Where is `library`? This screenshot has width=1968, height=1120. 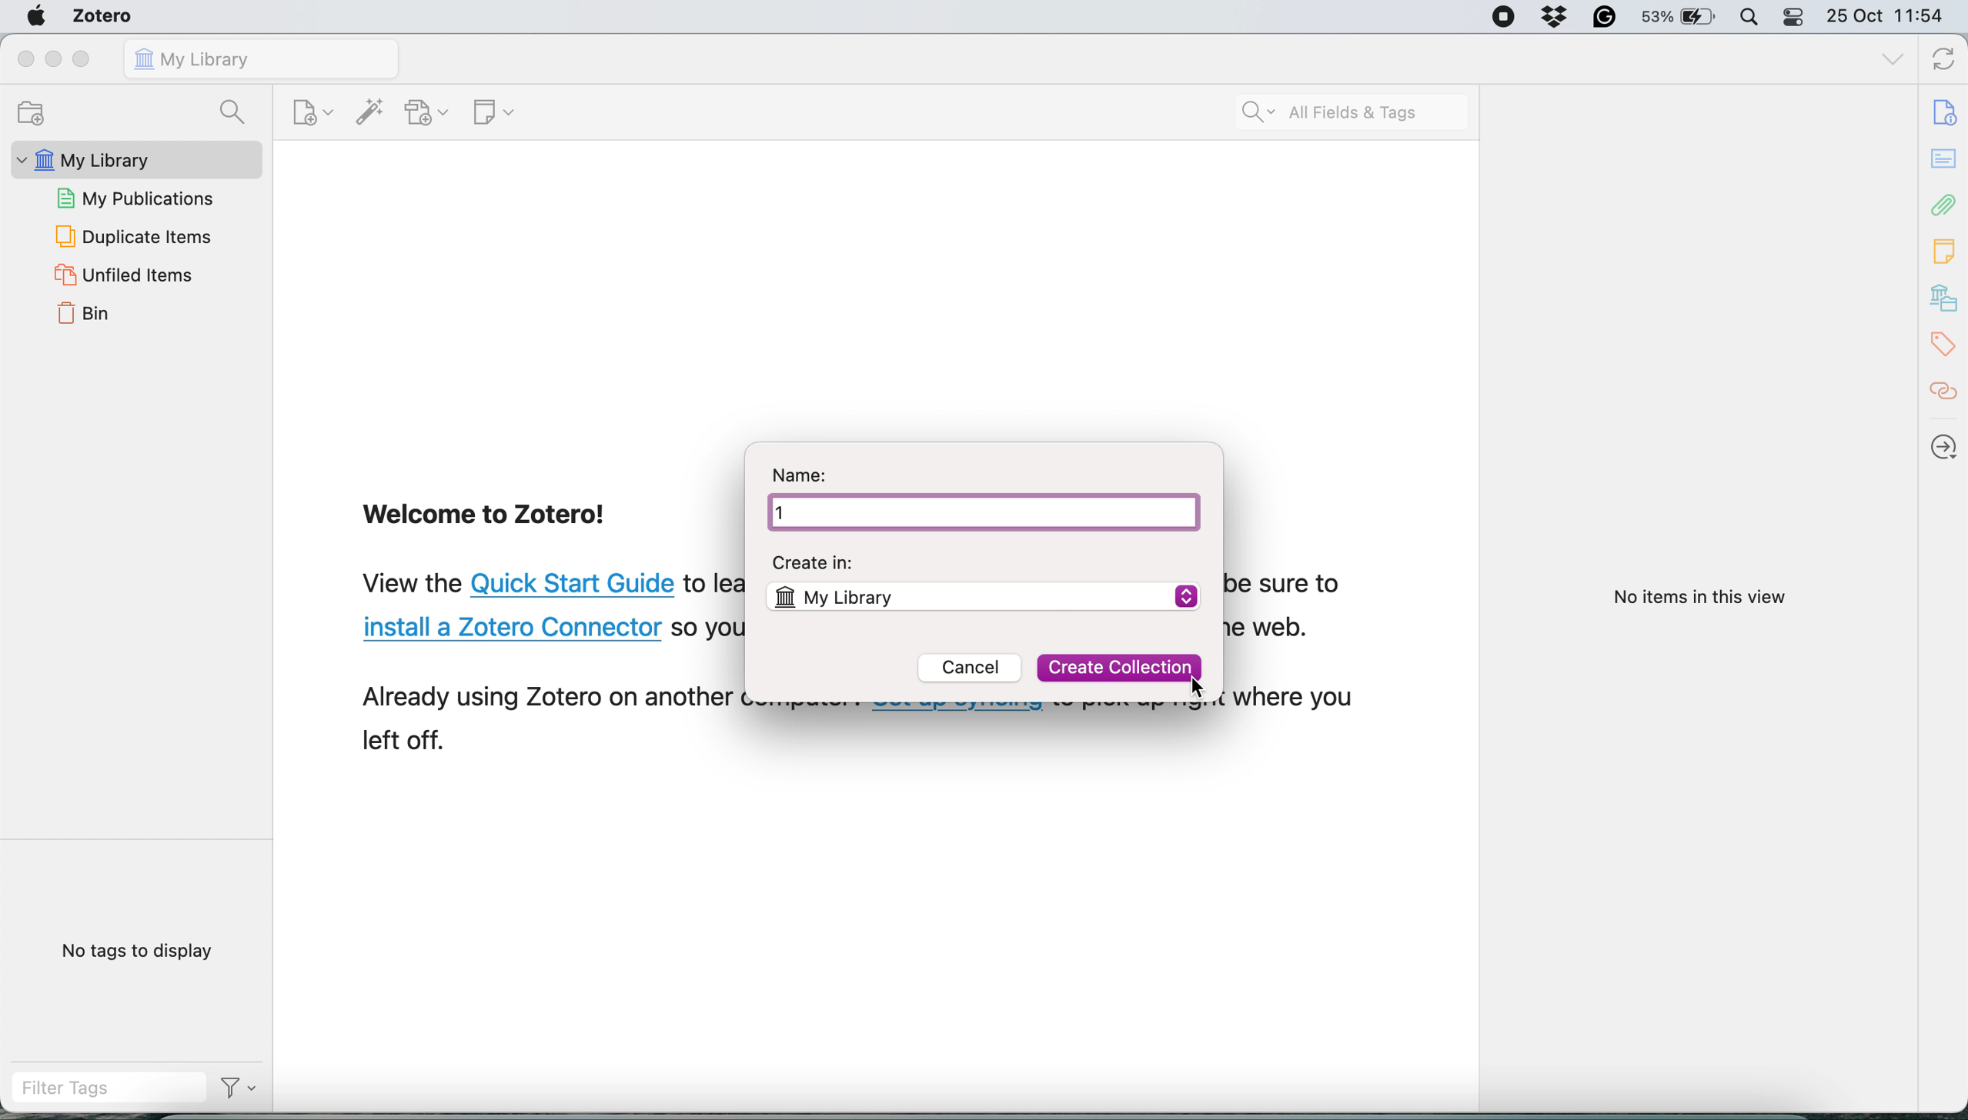 library is located at coordinates (1945, 300).